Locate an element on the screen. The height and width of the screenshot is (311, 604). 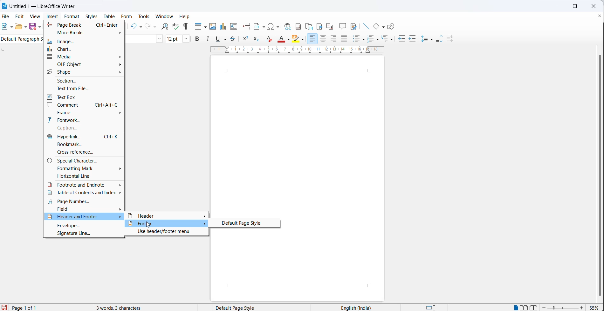
view  is located at coordinates (36, 17).